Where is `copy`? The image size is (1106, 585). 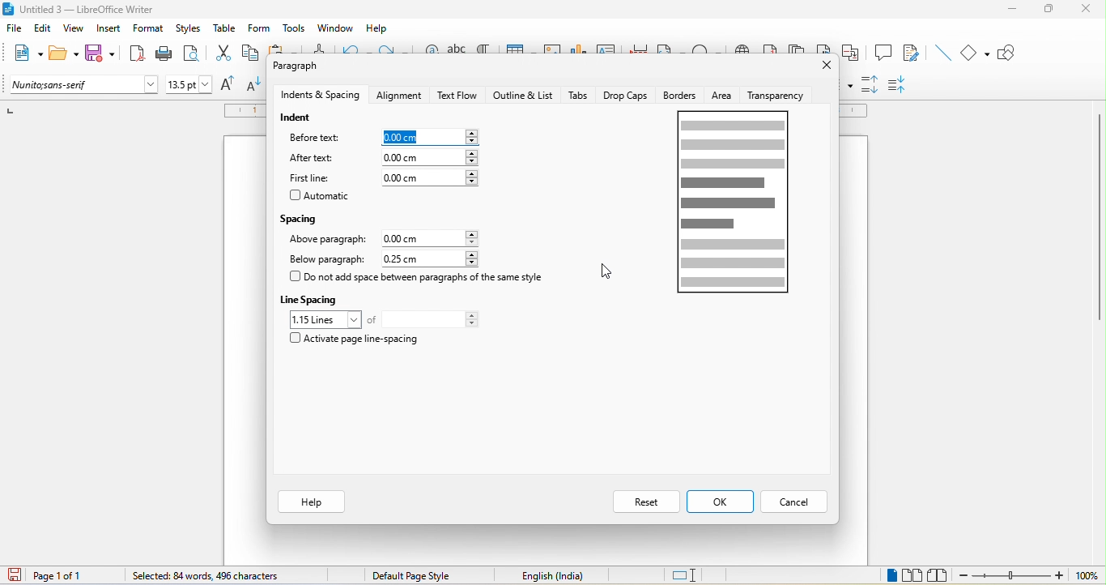
copy is located at coordinates (251, 54).